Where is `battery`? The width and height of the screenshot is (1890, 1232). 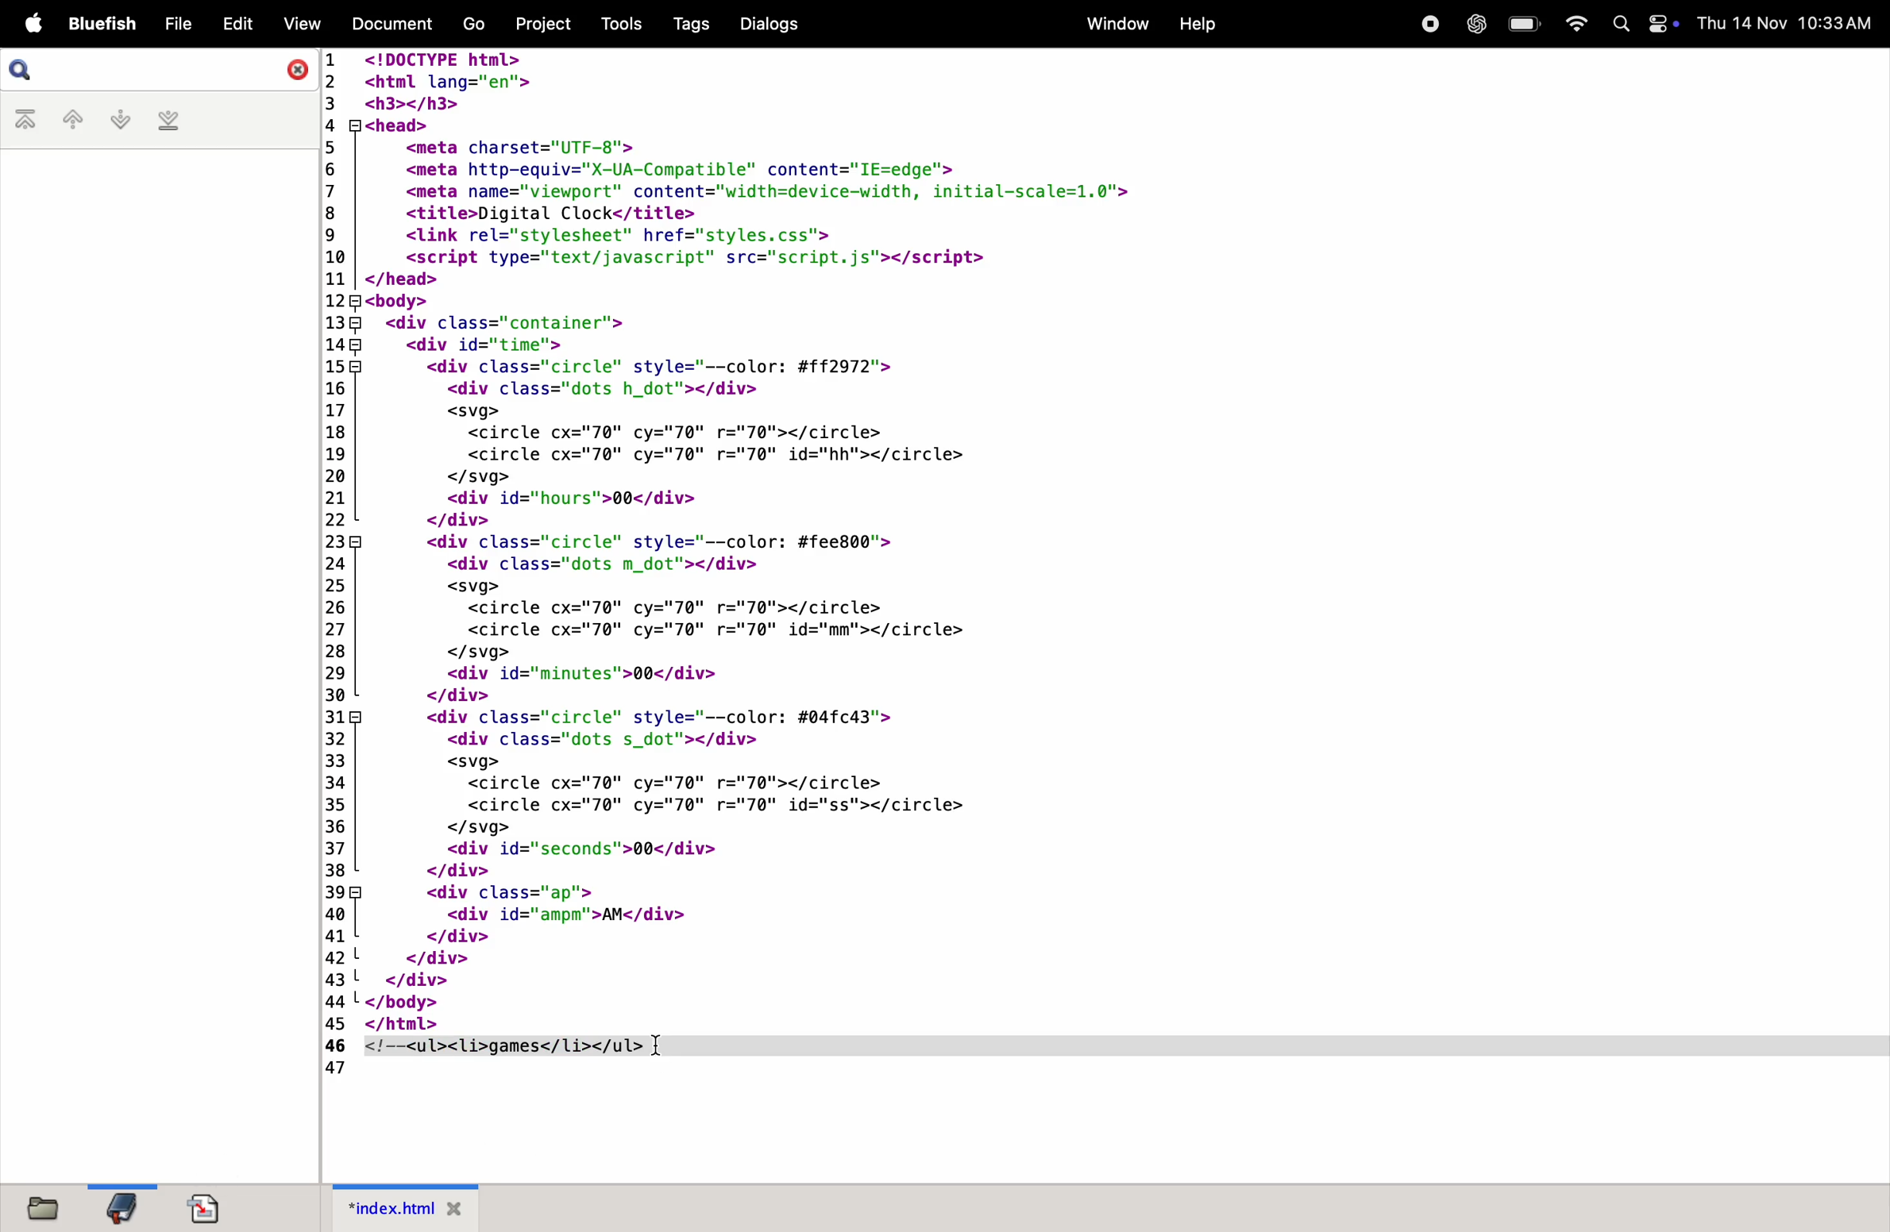 battery is located at coordinates (1521, 25).